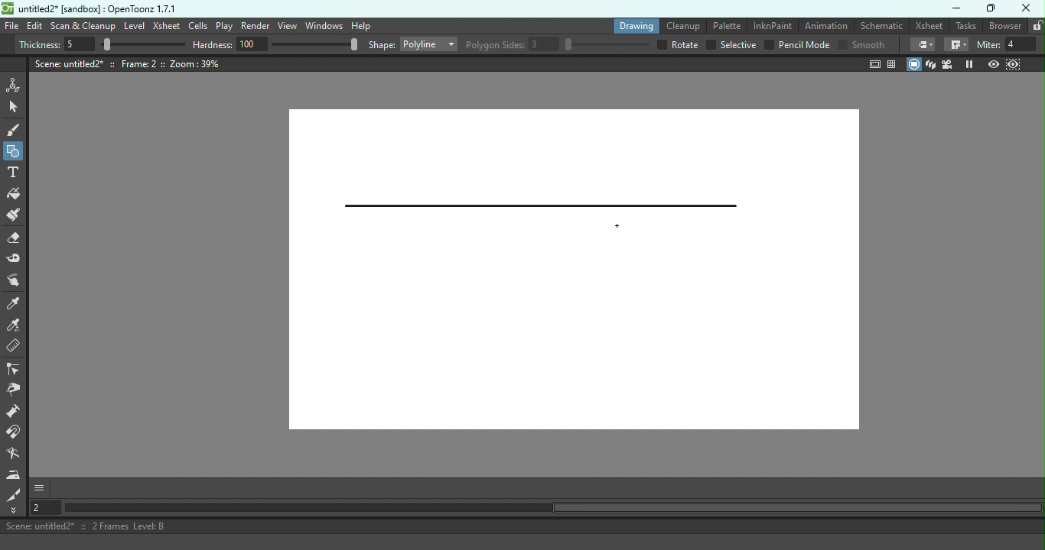 This screenshot has height=550, width=1045. Describe the element at coordinates (44, 509) in the screenshot. I see `Set the current frame` at that location.